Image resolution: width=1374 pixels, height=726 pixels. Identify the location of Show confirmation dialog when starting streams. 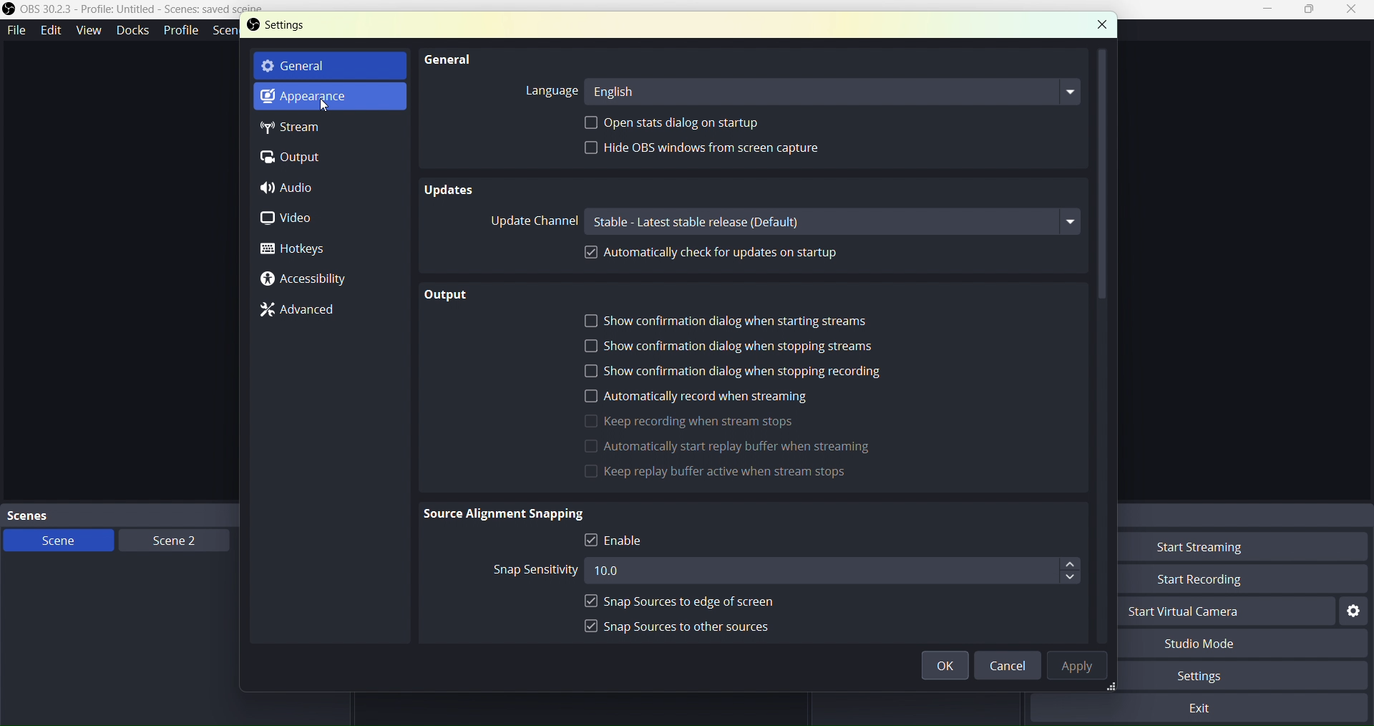
(727, 321).